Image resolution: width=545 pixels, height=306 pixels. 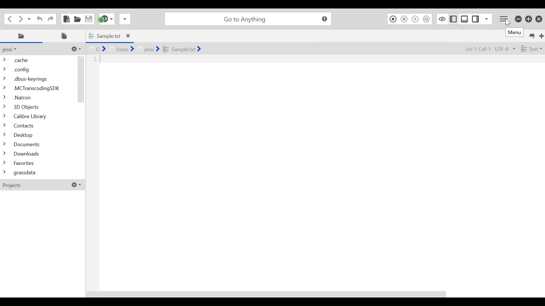 What do you see at coordinates (81, 79) in the screenshot?
I see `Vertical Scroll bar` at bounding box center [81, 79].